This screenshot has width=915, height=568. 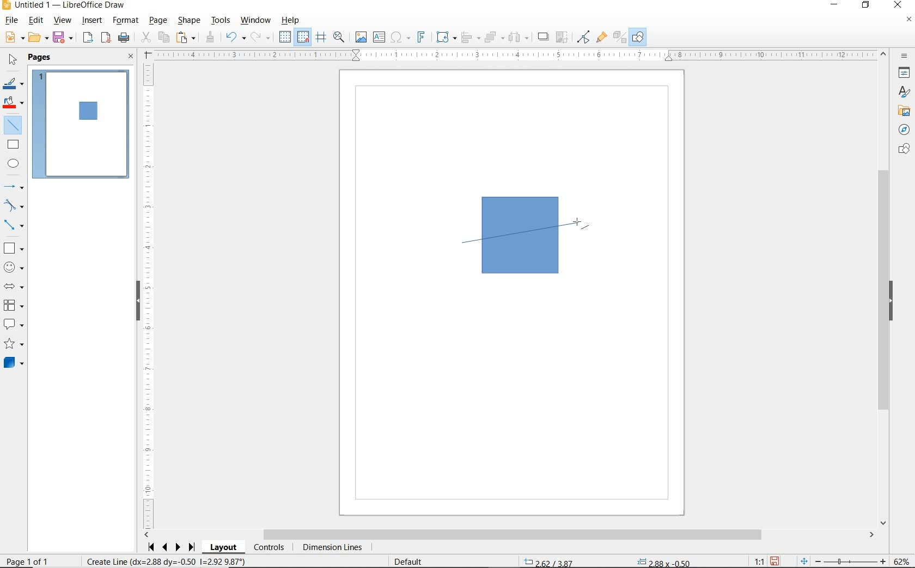 What do you see at coordinates (323, 39) in the screenshot?
I see `HELPLINES WHILE MOVING` at bounding box center [323, 39].